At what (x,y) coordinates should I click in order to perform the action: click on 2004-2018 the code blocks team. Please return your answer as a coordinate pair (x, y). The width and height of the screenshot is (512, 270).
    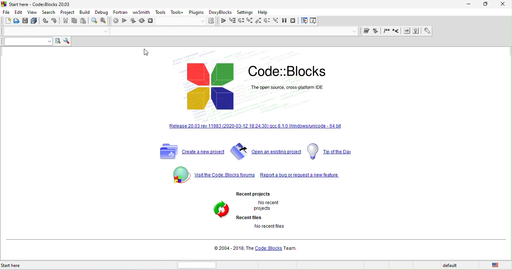
    Looking at the image, I should click on (254, 249).